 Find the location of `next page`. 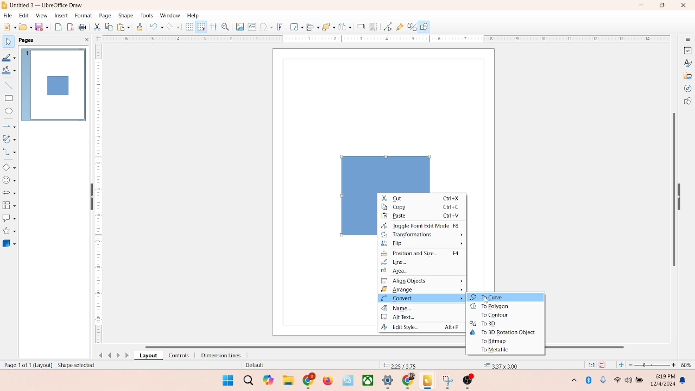

next page is located at coordinates (119, 355).